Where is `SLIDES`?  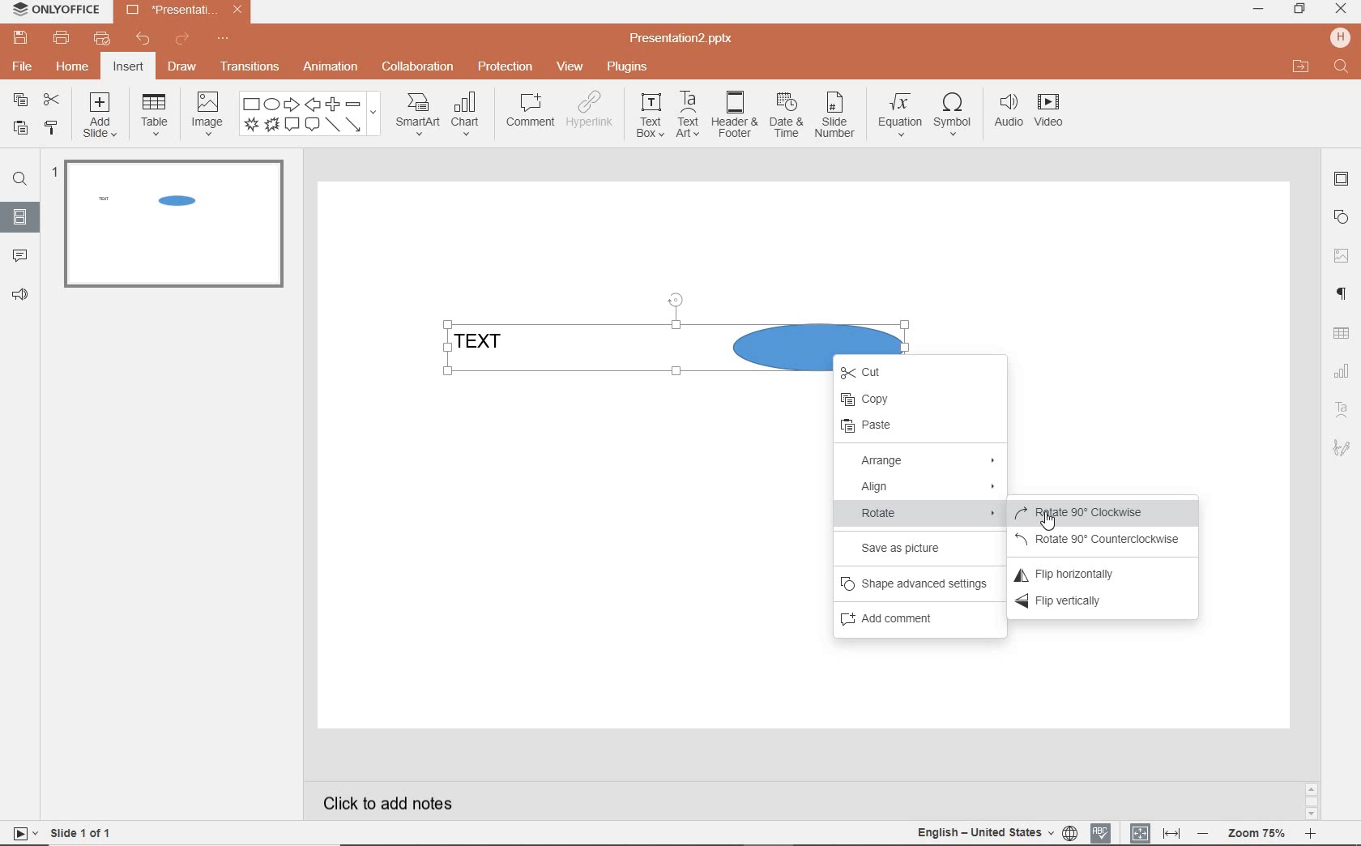 SLIDES is located at coordinates (21, 216).